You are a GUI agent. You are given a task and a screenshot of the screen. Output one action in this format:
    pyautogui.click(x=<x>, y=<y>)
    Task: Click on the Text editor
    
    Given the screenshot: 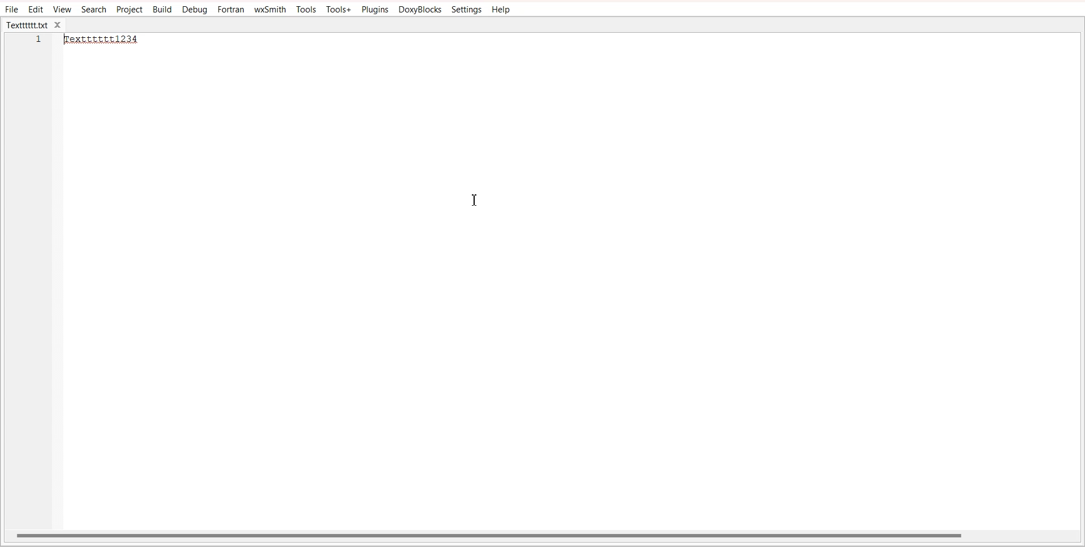 What is the action you would take?
    pyautogui.click(x=131, y=51)
    